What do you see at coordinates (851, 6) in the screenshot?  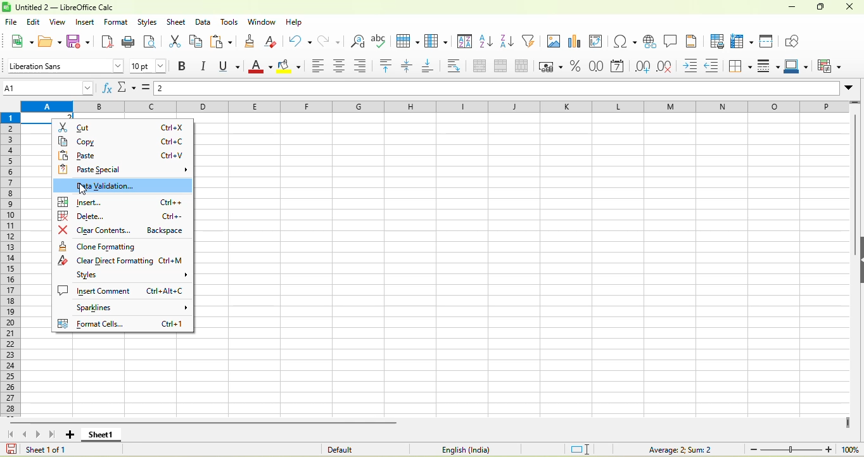 I see `close` at bounding box center [851, 6].